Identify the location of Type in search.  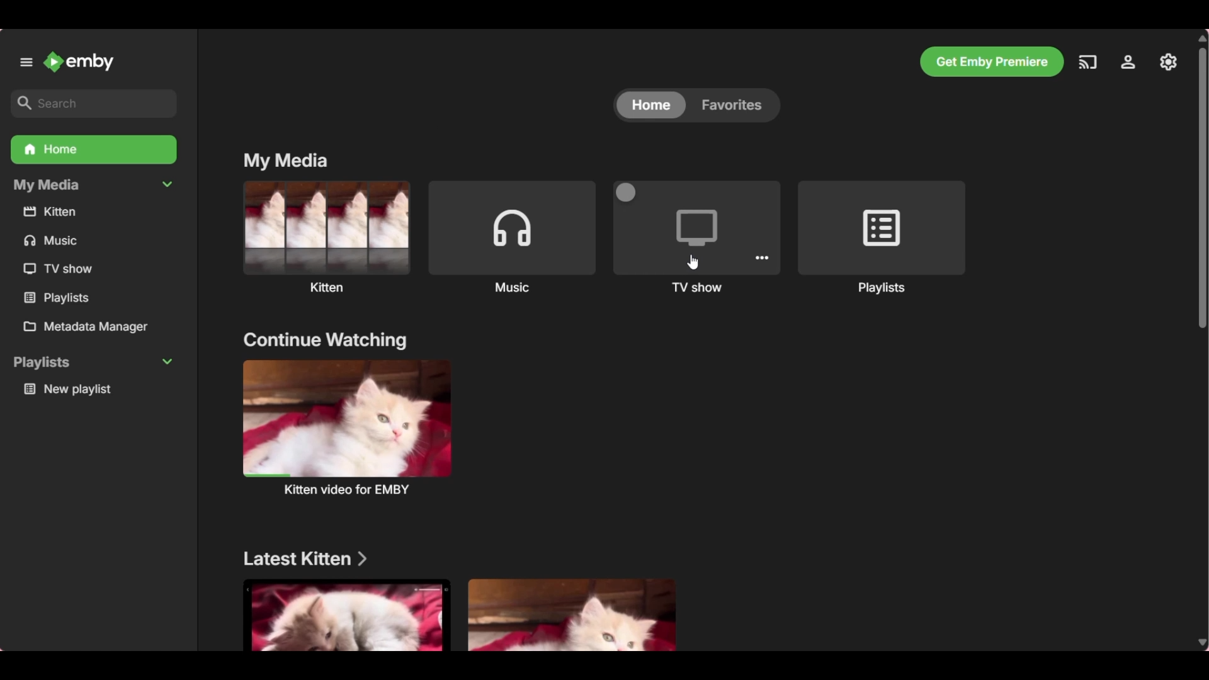
(94, 104).